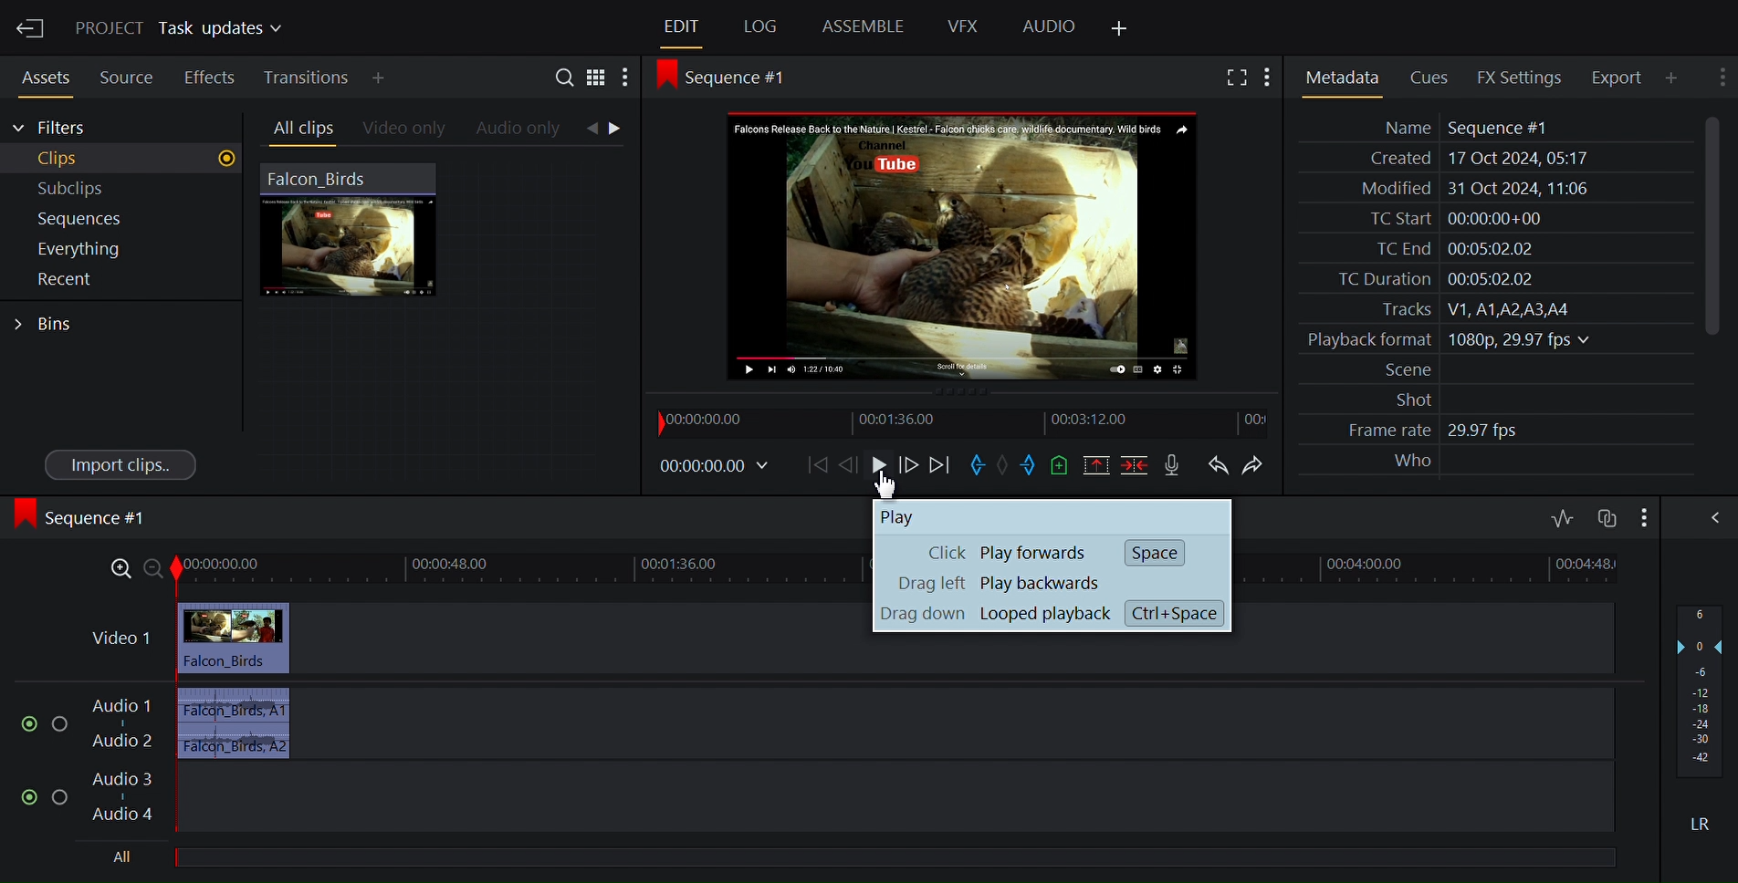 This screenshot has width=1738, height=883. What do you see at coordinates (52, 129) in the screenshot?
I see `Filters` at bounding box center [52, 129].